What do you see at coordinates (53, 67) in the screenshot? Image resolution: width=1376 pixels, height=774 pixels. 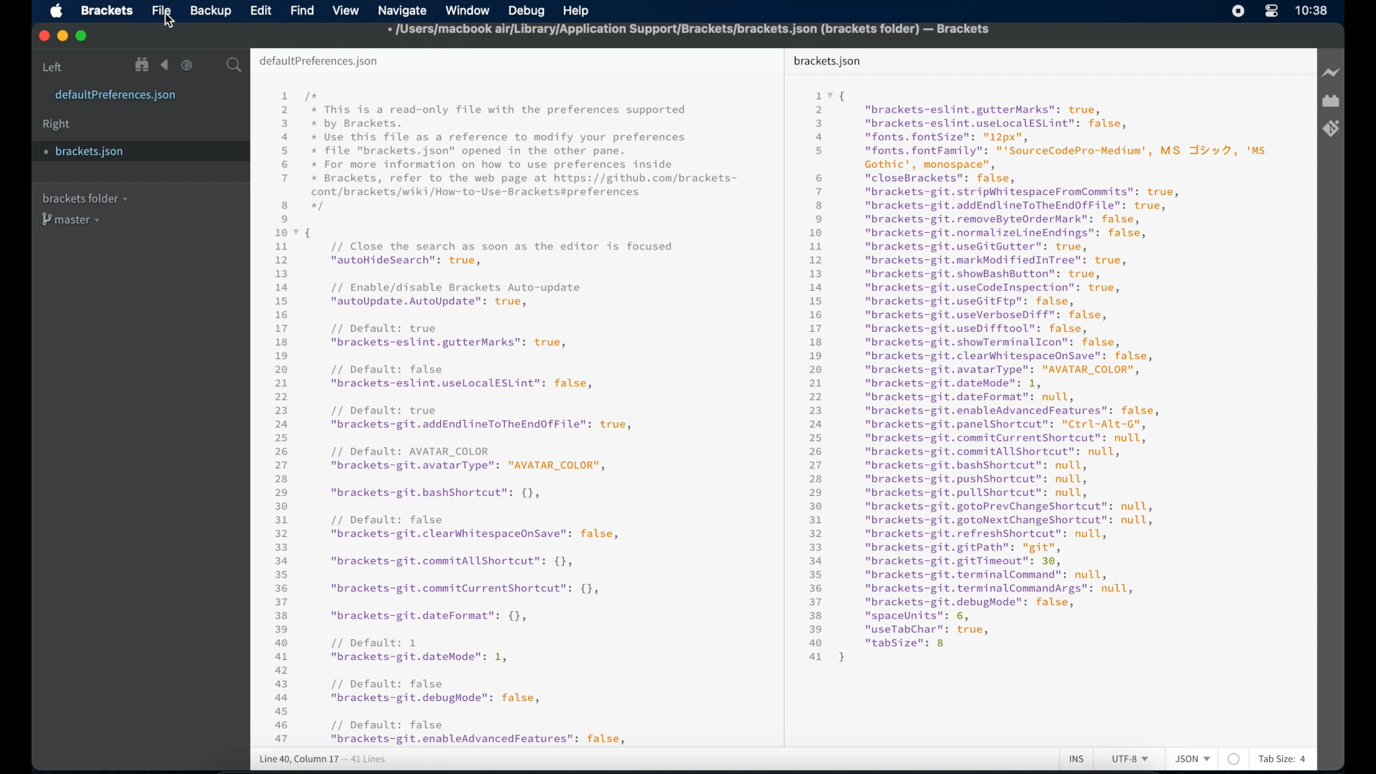 I see `left` at bounding box center [53, 67].